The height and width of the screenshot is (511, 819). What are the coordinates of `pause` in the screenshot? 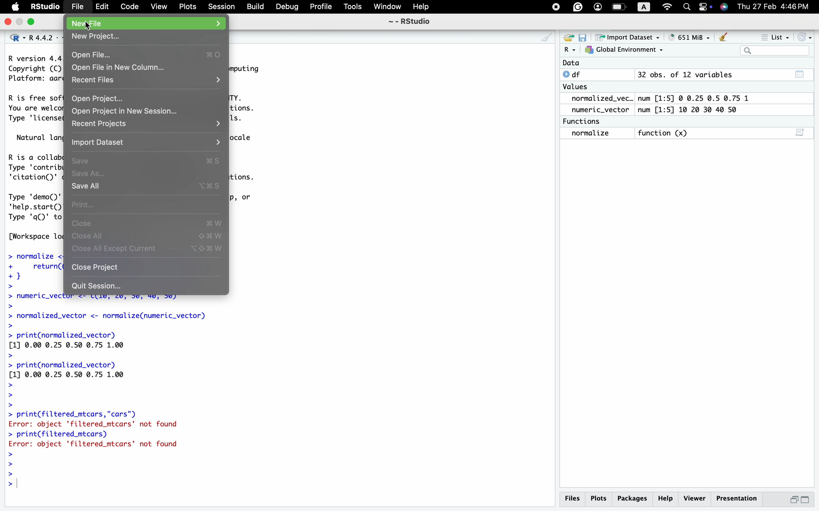 It's located at (553, 8).